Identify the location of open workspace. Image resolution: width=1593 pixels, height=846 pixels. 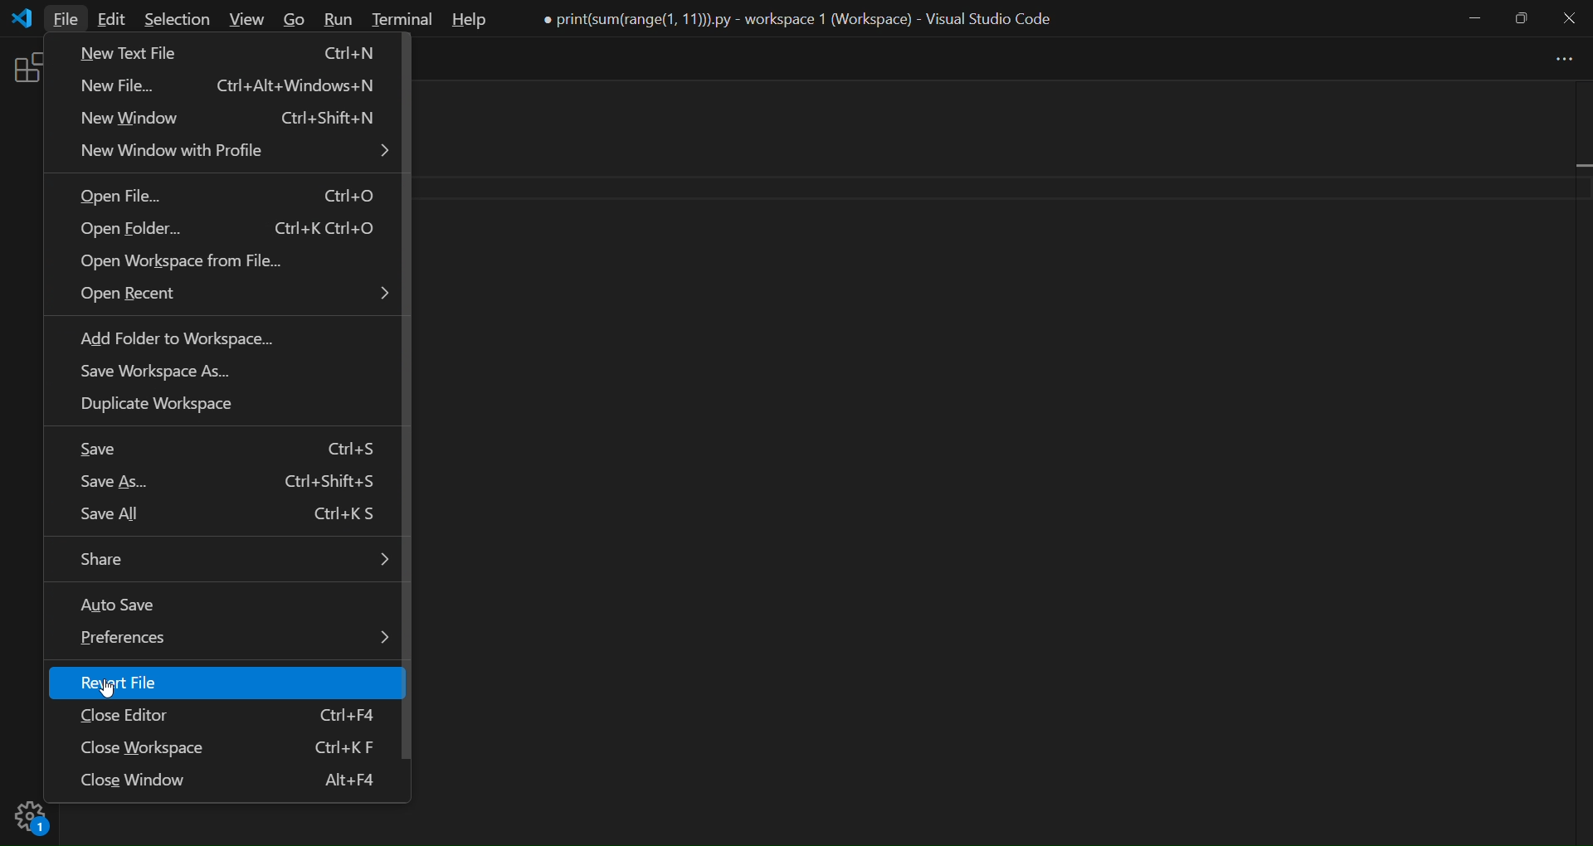
(181, 264).